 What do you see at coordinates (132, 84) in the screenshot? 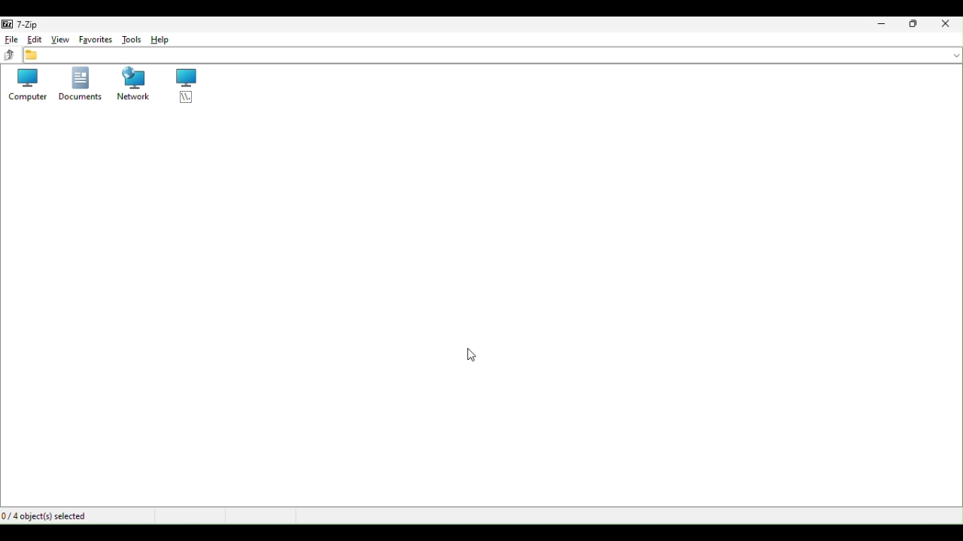
I see `Network` at bounding box center [132, 84].